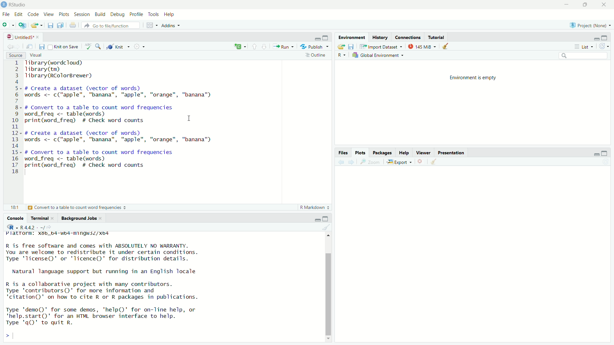  Describe the element at coordinates (382, 47) in the screenshot. I see `Input Dataset` at that location.